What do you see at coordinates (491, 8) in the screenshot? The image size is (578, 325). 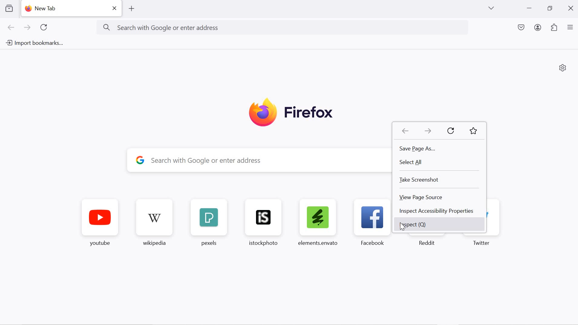 I see `list of tabs` at bounding box center [491, 8].